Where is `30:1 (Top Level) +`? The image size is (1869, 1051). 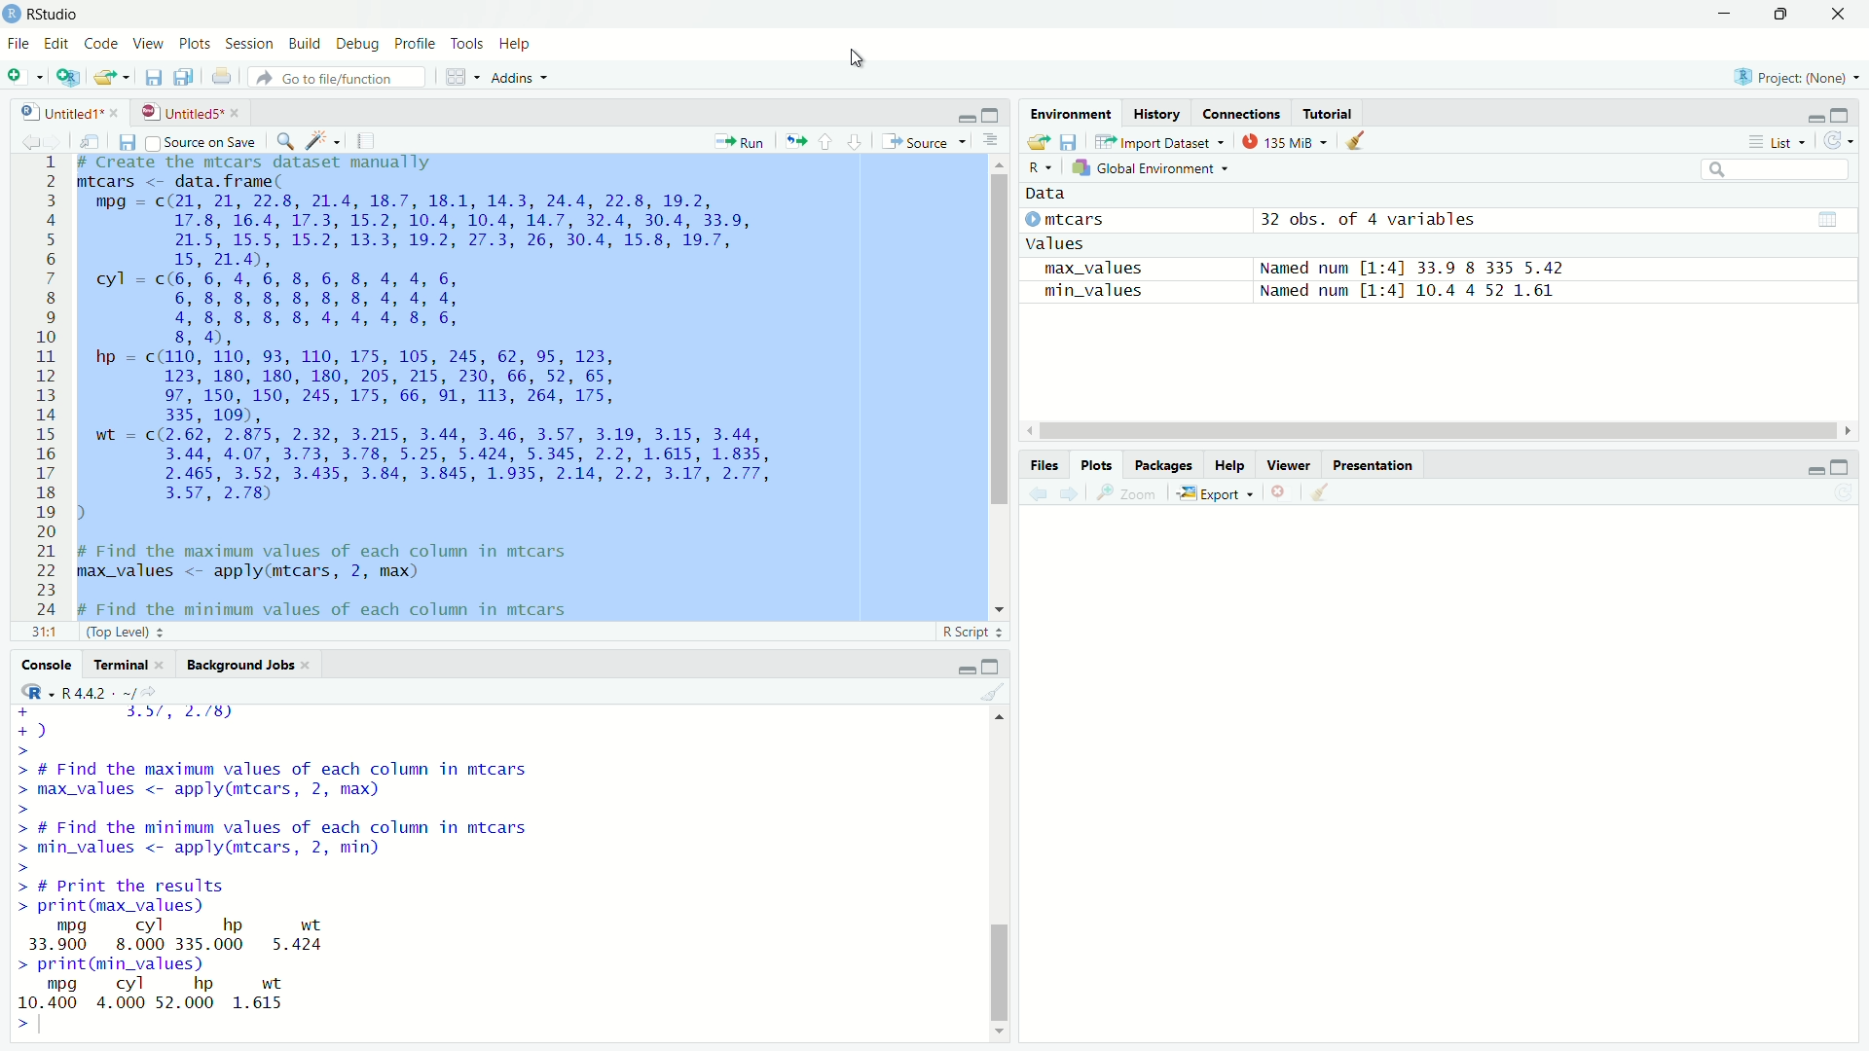
30:1 (Top Level) + is located at coordinates (96, 634).